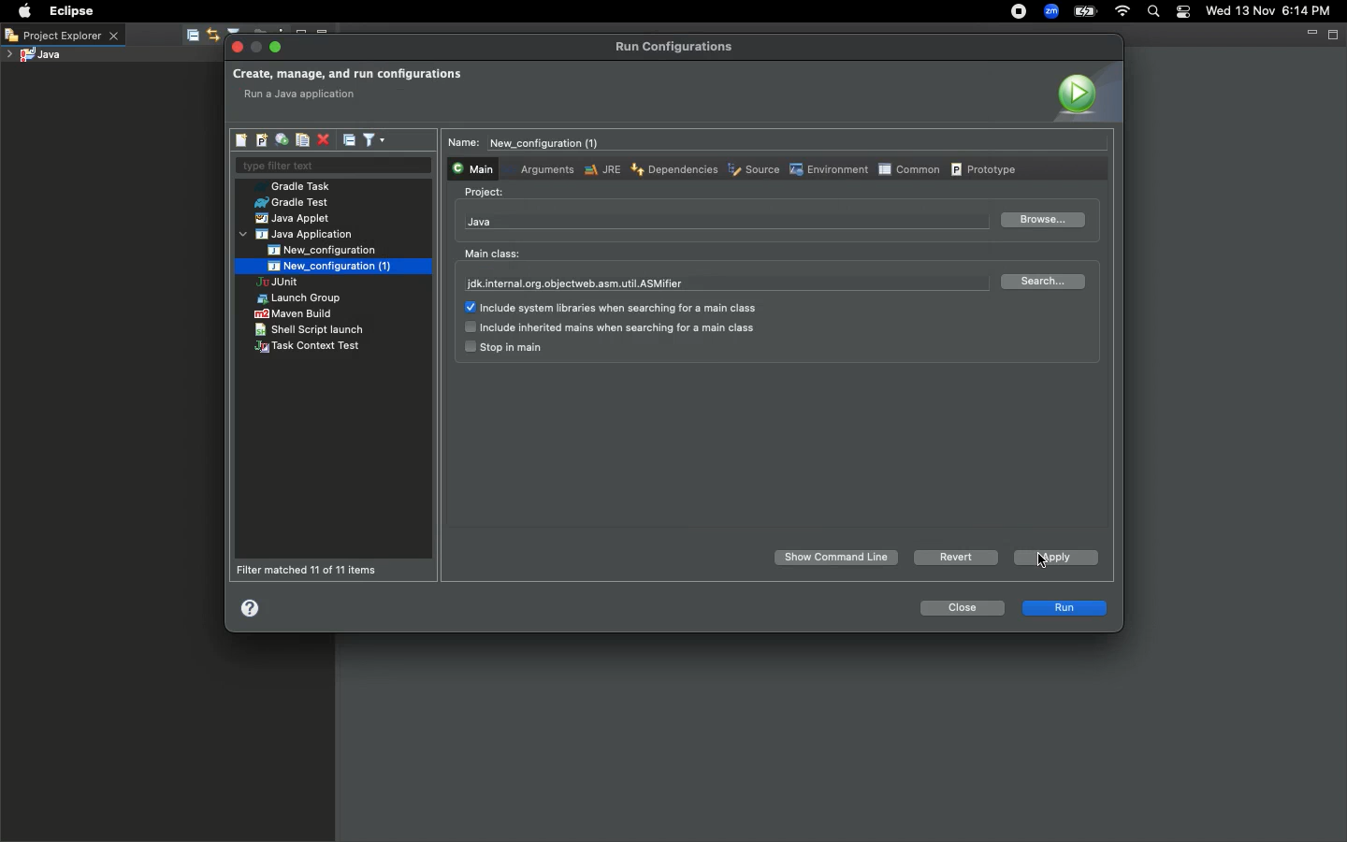 This screenshot has height=842, width=1347. What do you see at coordinates (471, 167) in the screenshot?
I see `Main` at bounding box center [471, 167].